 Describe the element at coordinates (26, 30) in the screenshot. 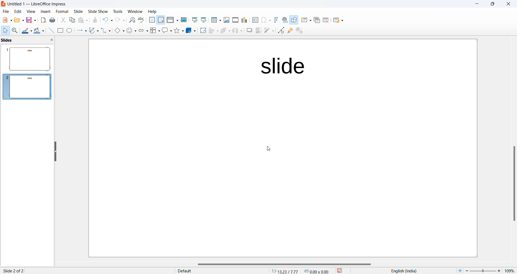

I see `Line color` at that location.